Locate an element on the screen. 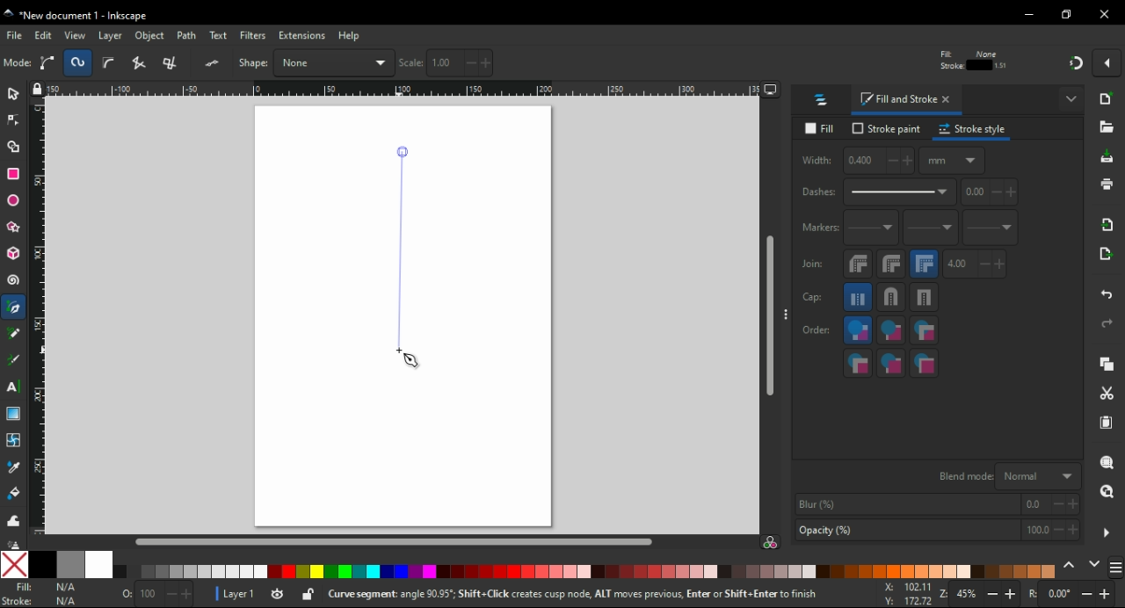  scroll bar is located at coordinates (771, 316).